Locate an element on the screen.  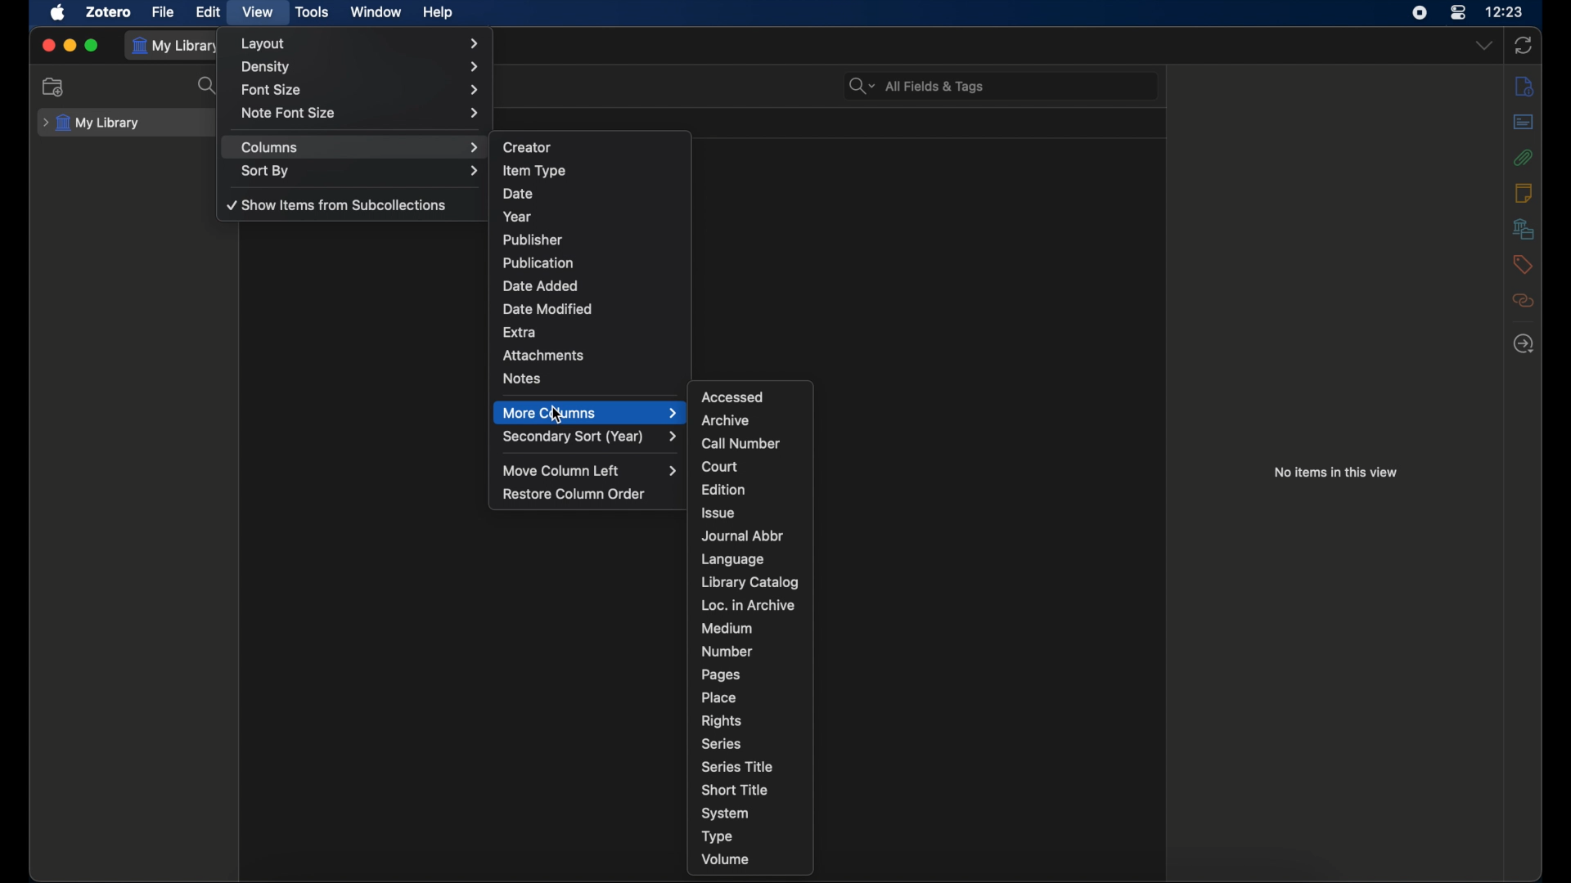
issue is located at coordinates (718, 513).